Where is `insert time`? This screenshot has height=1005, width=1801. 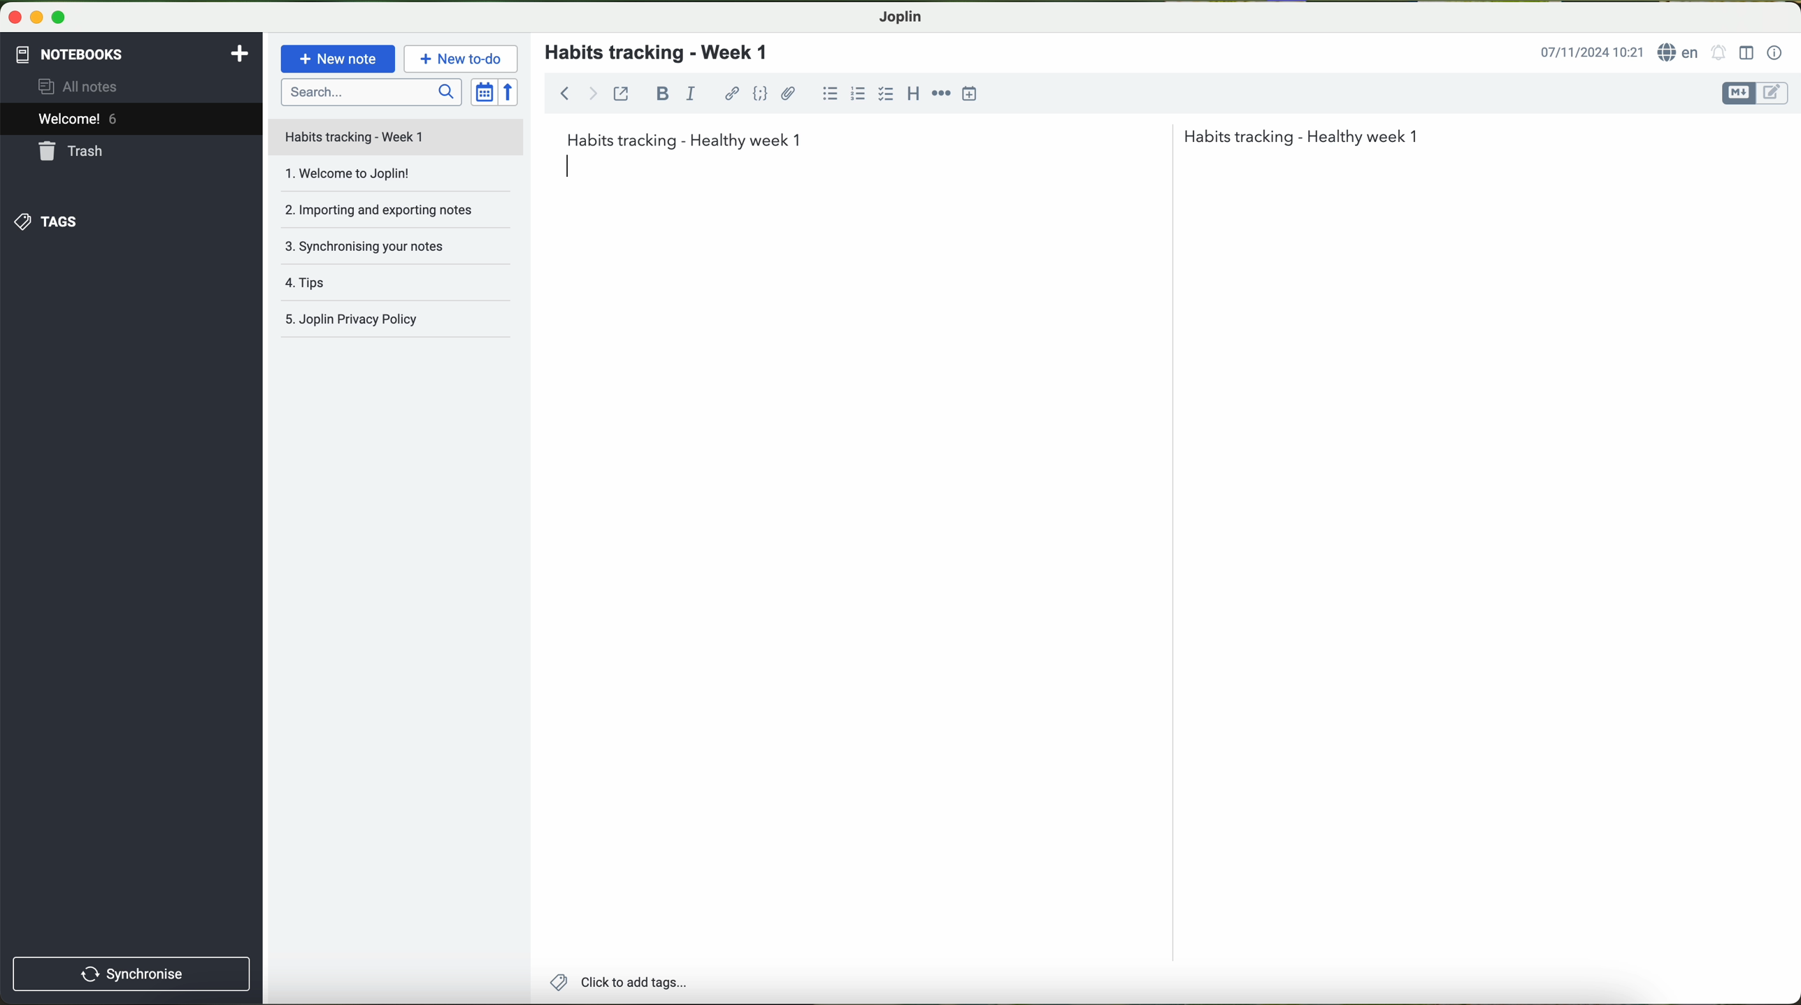
insert time is located at coordinates (970, 94).